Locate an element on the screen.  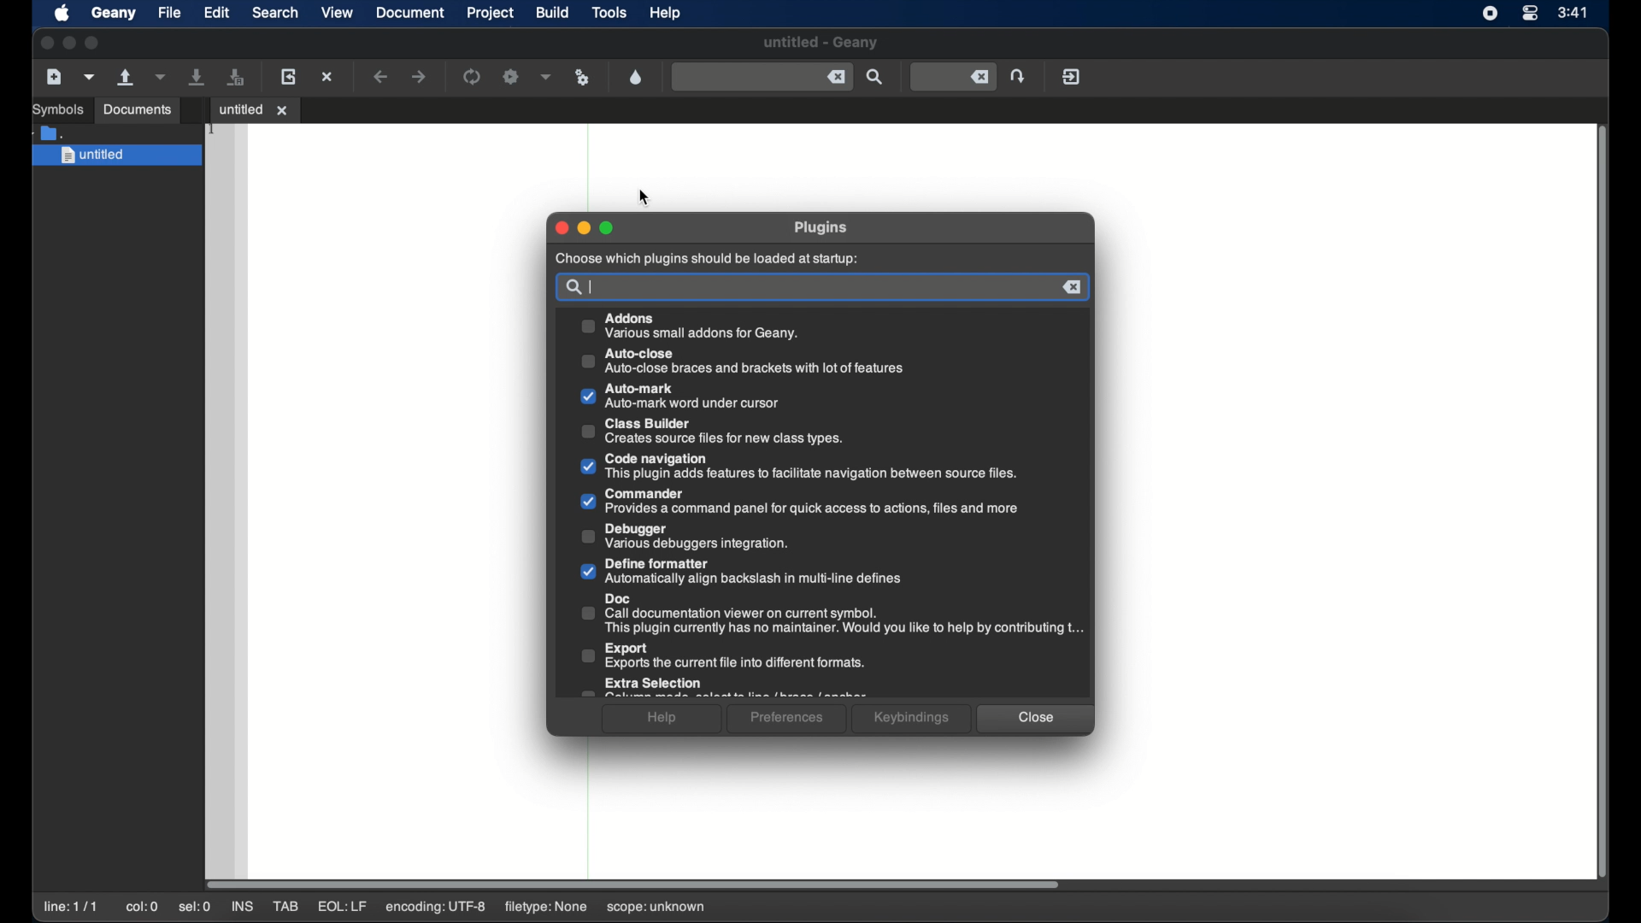
untitled - geany is located at coordinates (820, 43).